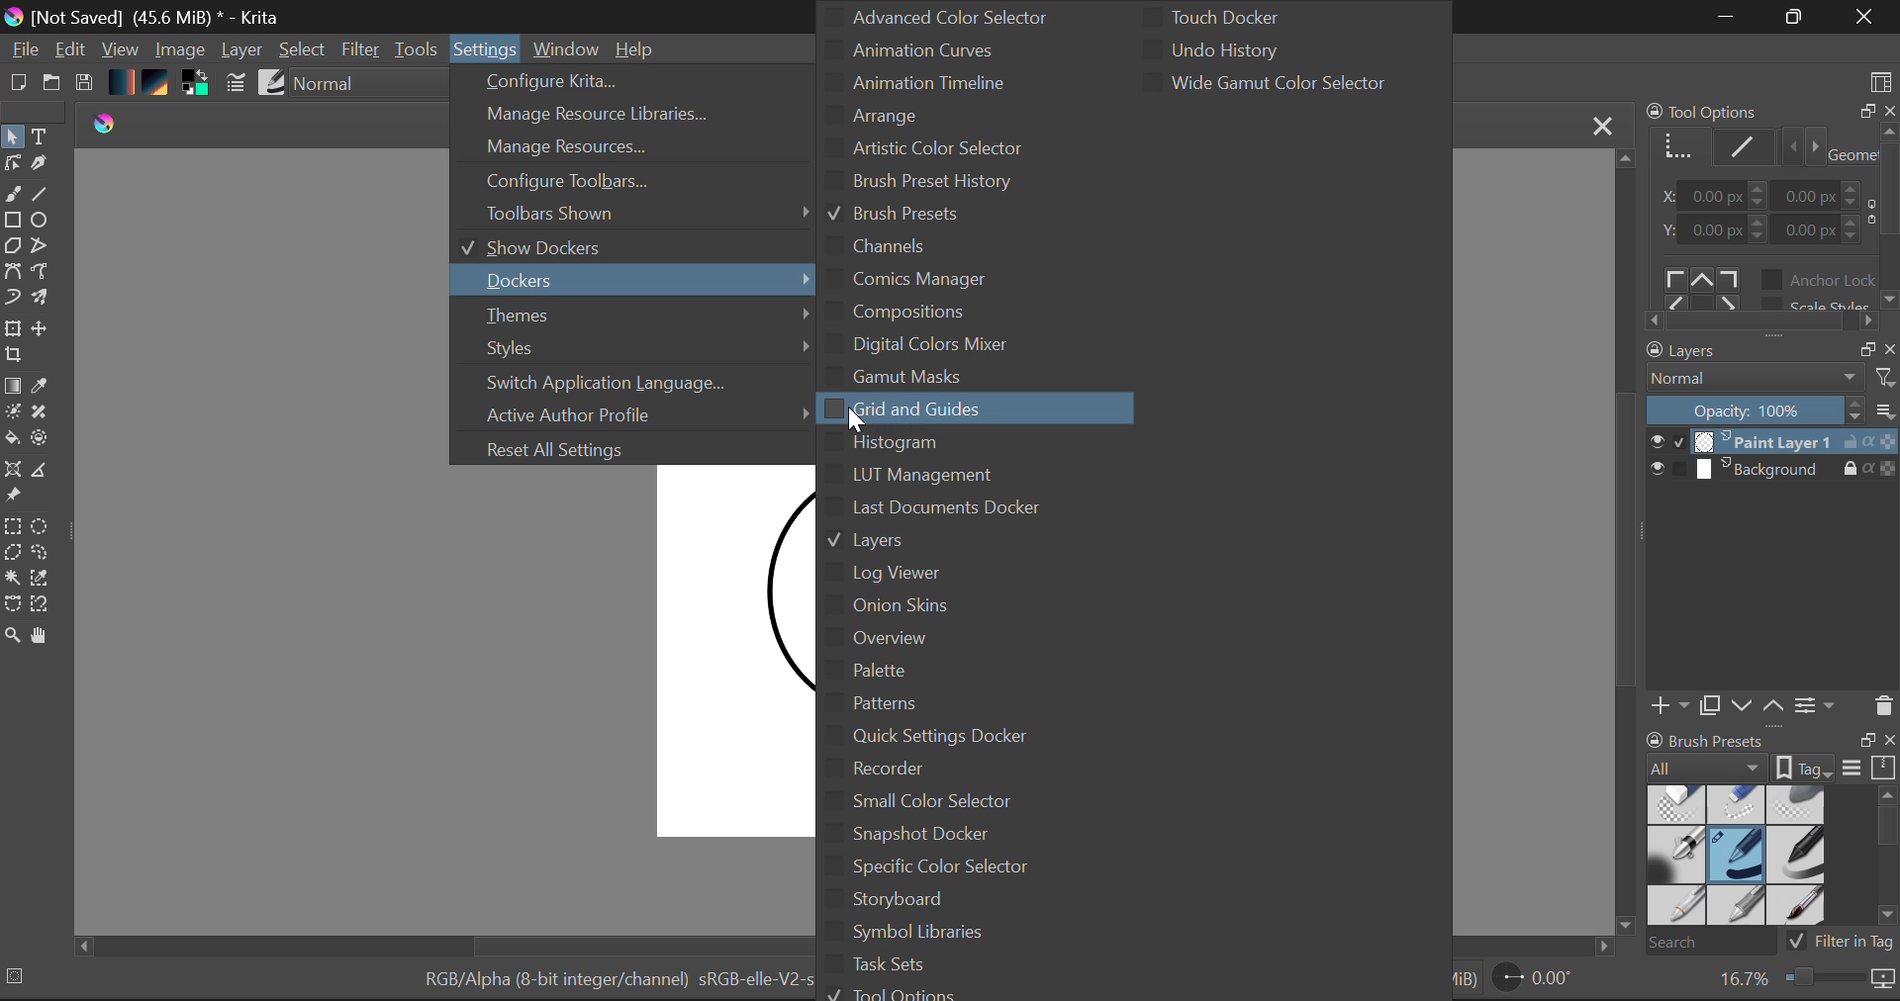 Image resolution: width=1900 pixels, height=1001 pixels. Describe the element at coordinates (957, 870) in the screenshot. I see `Specific Color Selector` at that location.